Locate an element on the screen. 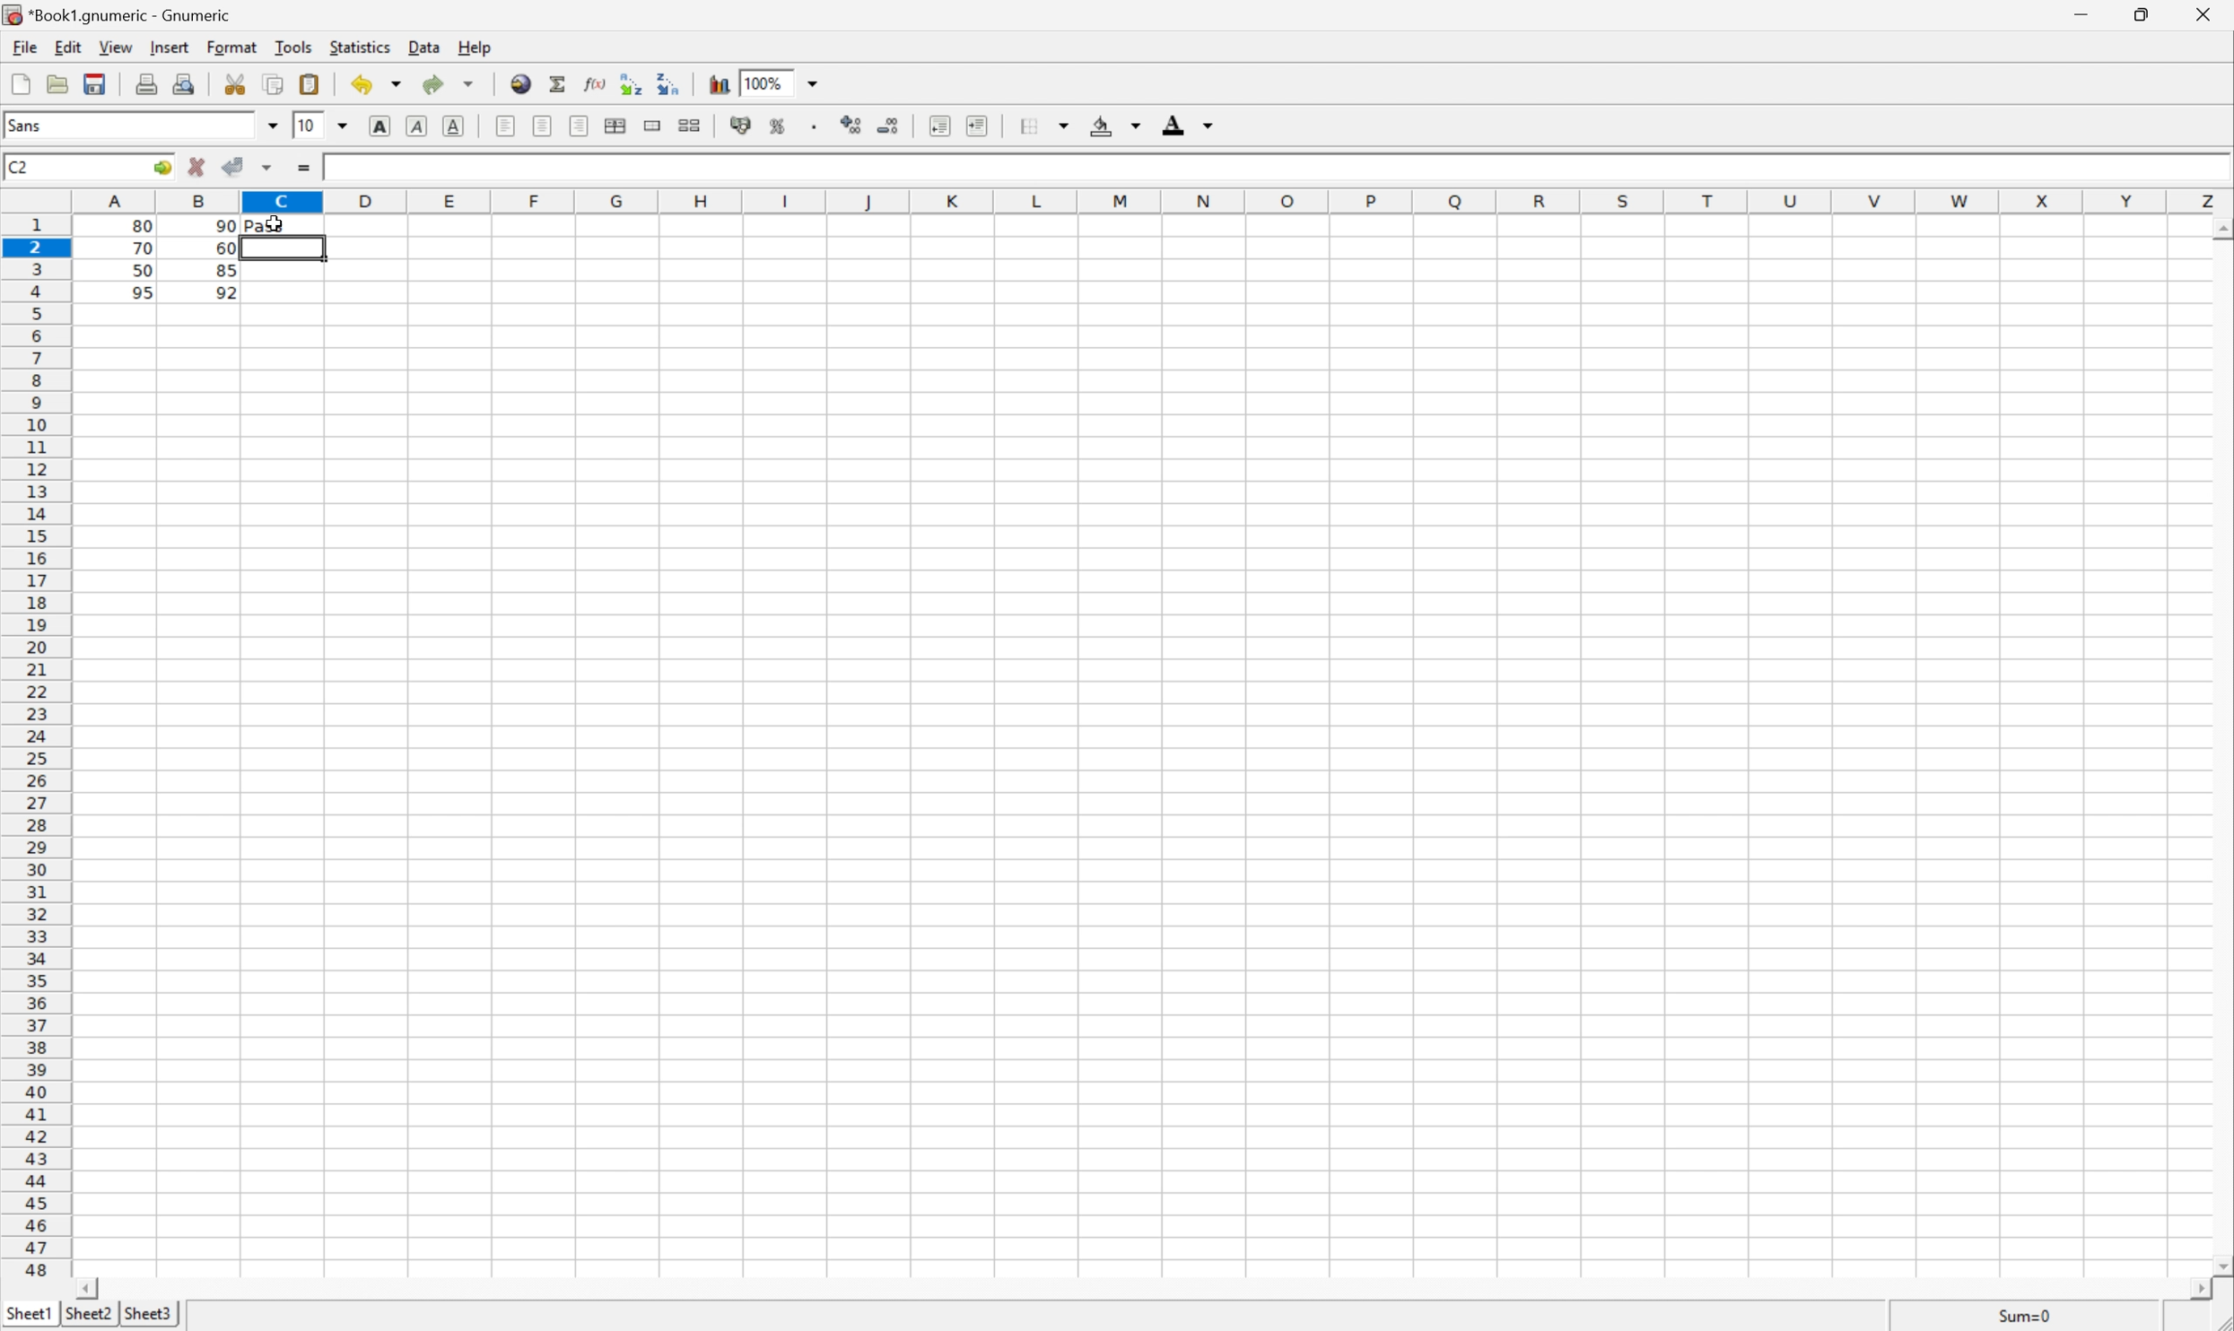 The width and height of the screenshot is (2234, 1331). Sum=80 is located at coordinates (2023, 1316).